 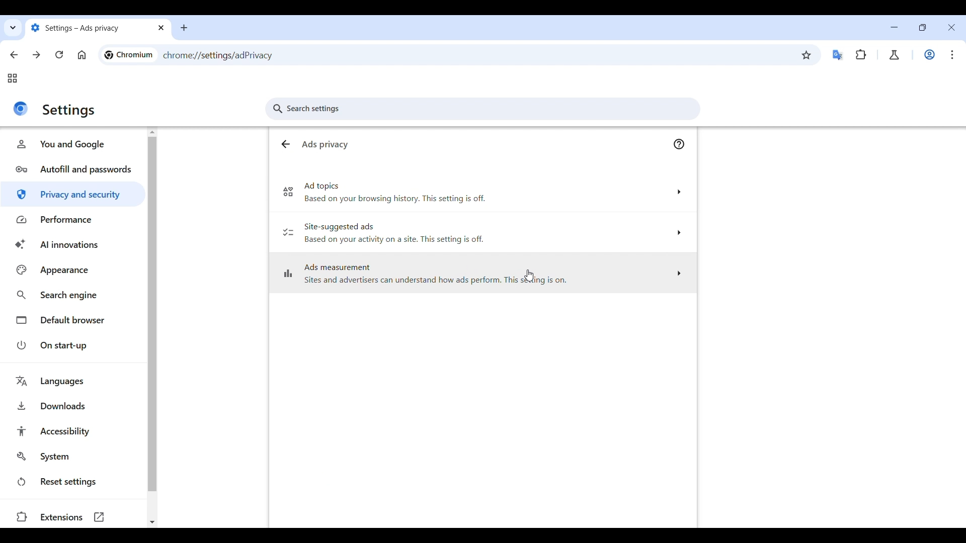 What do you see at coordinates (894, 55) in the screenshot?
I see `Chrome labs` at bounding box center [894, 55].